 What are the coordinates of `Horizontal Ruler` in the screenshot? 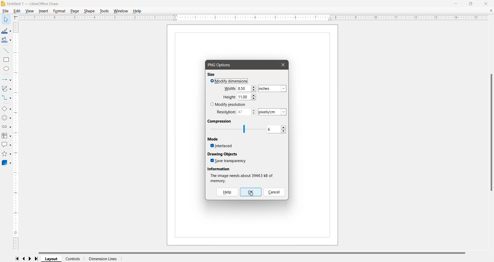 It's located at (253, 17).